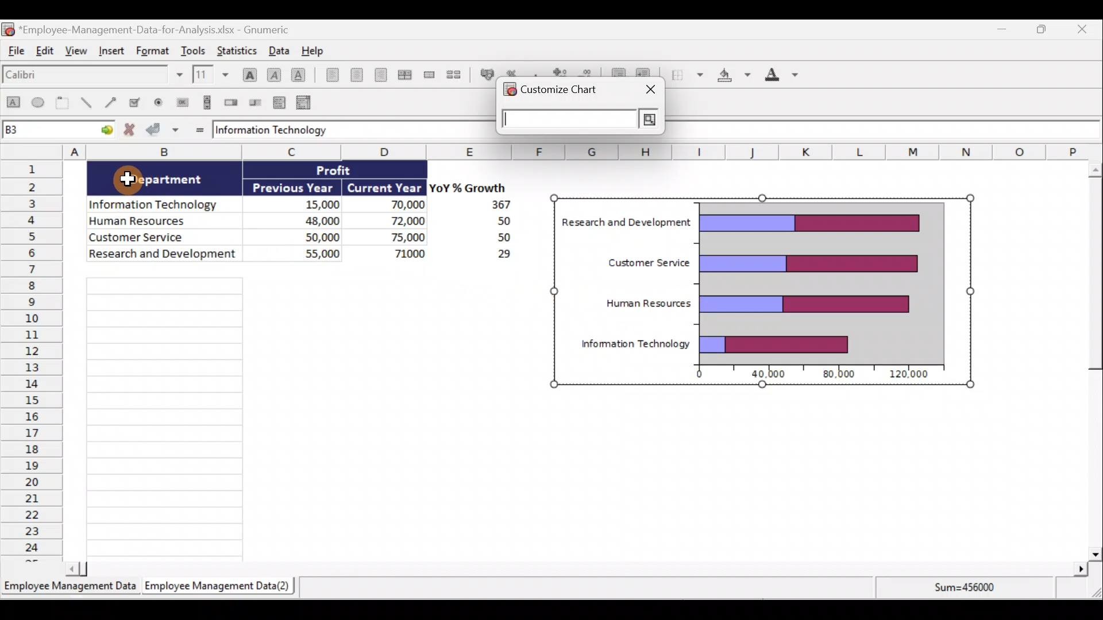  I want to click on Sum, so click(971, 590).